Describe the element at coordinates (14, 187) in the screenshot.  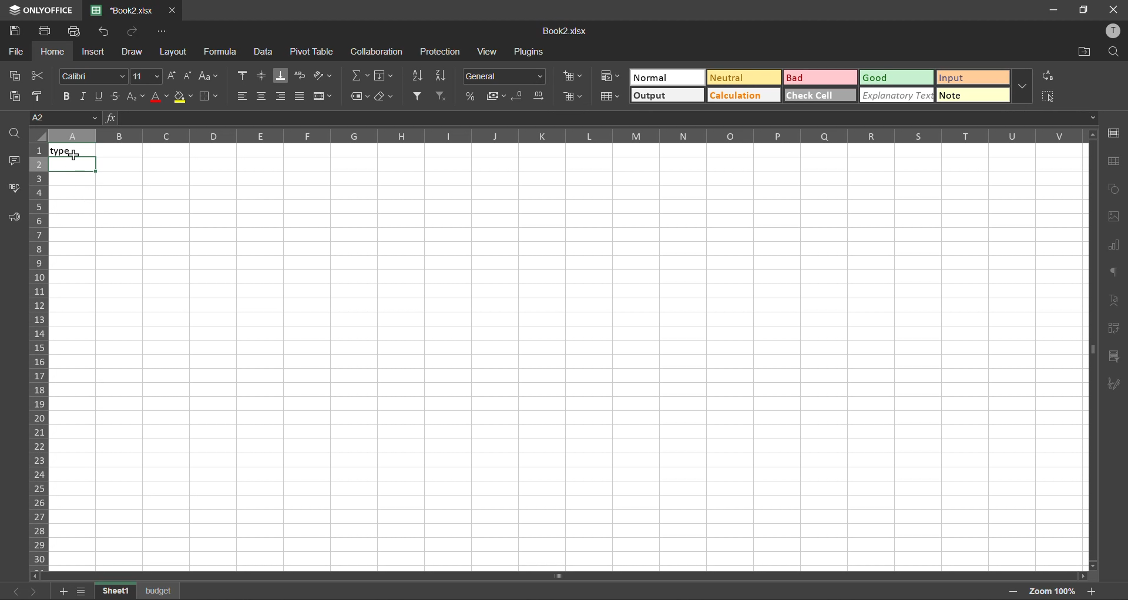
I see `spellcheck` at that location.